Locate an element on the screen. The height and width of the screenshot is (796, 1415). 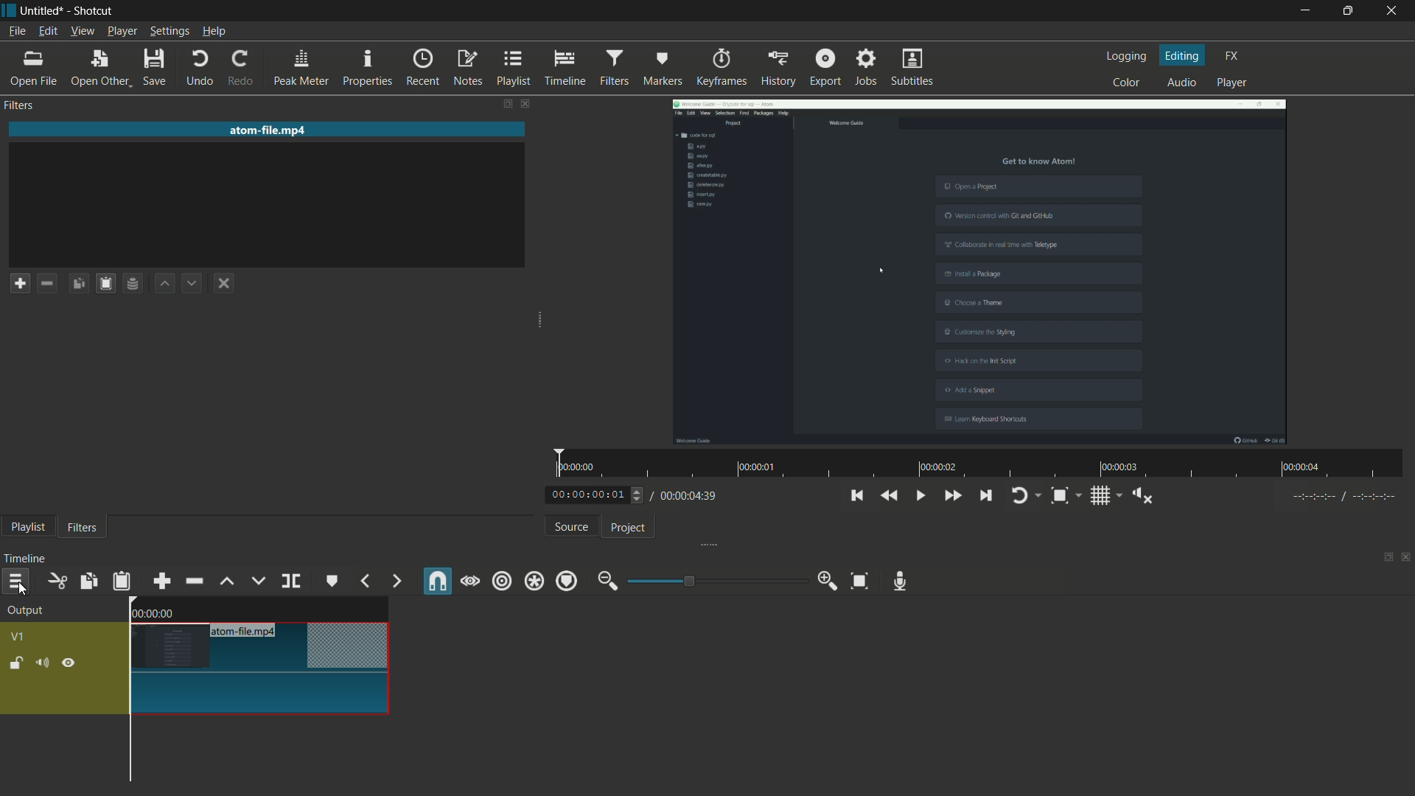
video in timeline is located at coordinates (259, 682).